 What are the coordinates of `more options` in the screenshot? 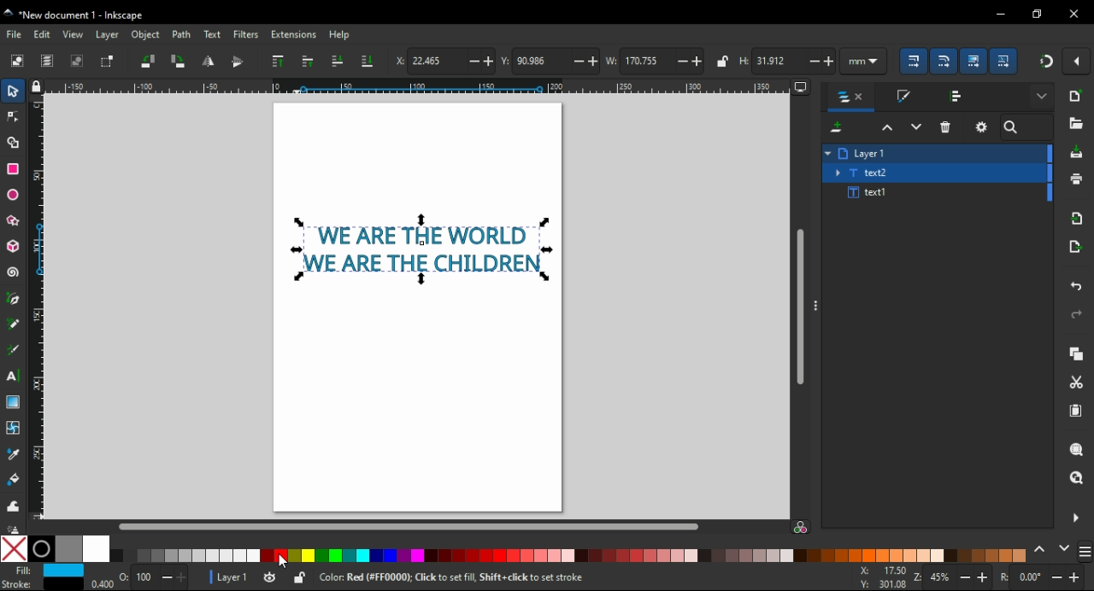 It's located at (815, 304).